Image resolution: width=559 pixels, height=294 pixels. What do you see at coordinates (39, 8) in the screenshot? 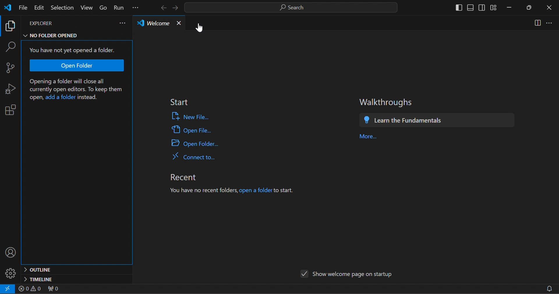
I see `edit` at bounding box center [39, 8].